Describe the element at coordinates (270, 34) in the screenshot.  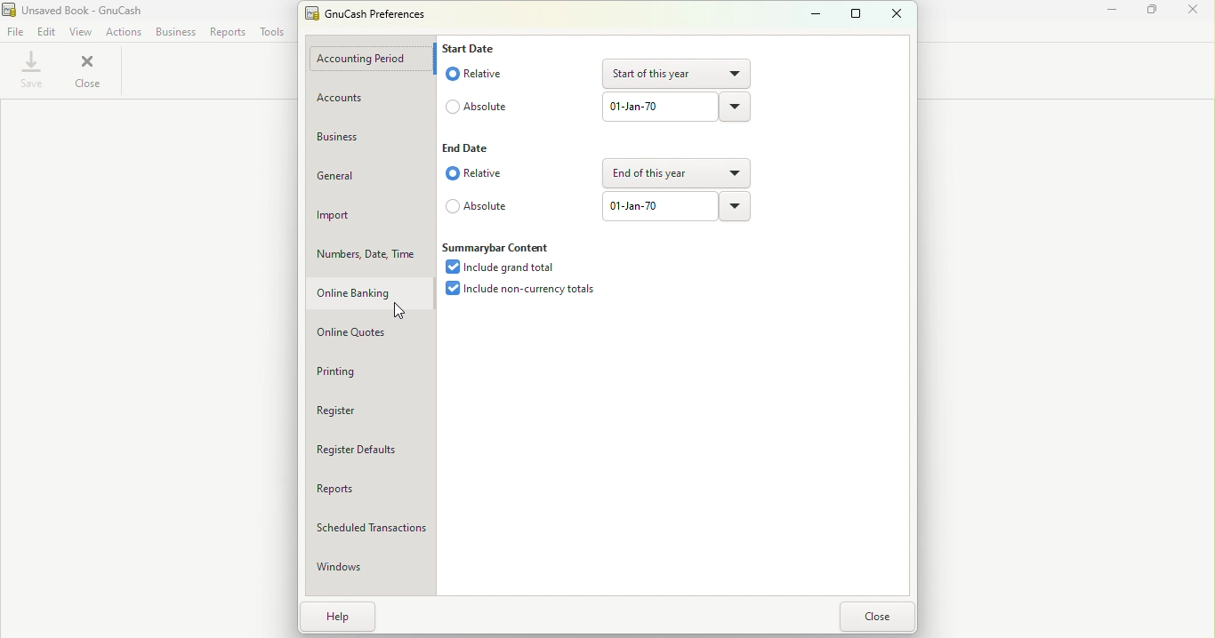
I see `tools` at that location.